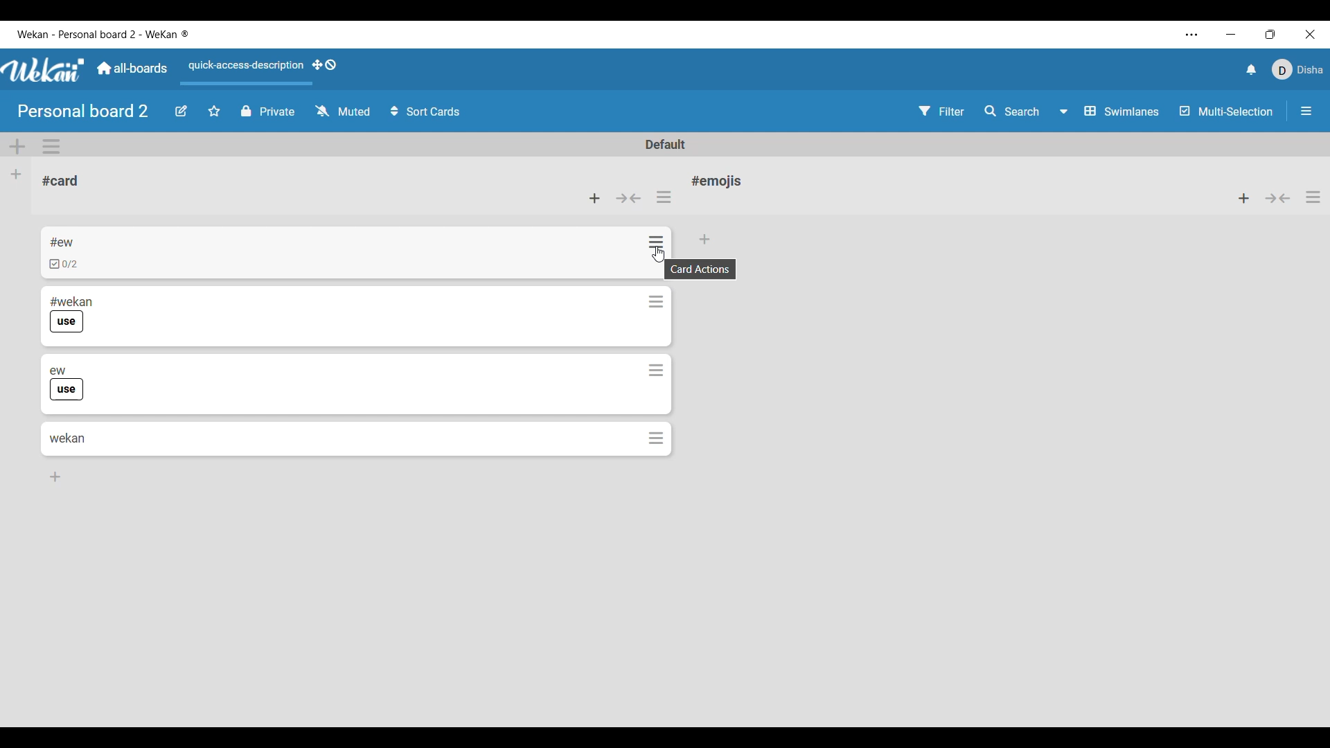 The height and width of the screenshot is (748, 1330). Describe the element at coordinates (64, 265) in the screenshot. I see `Indicates checklist in card 1` at that location.